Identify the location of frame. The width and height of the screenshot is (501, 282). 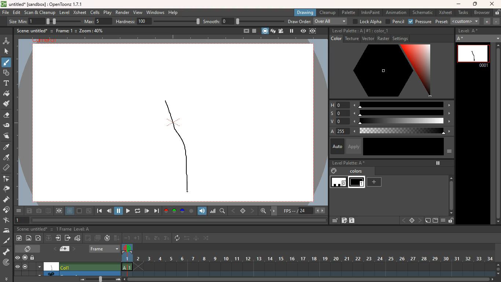
(105, 248).